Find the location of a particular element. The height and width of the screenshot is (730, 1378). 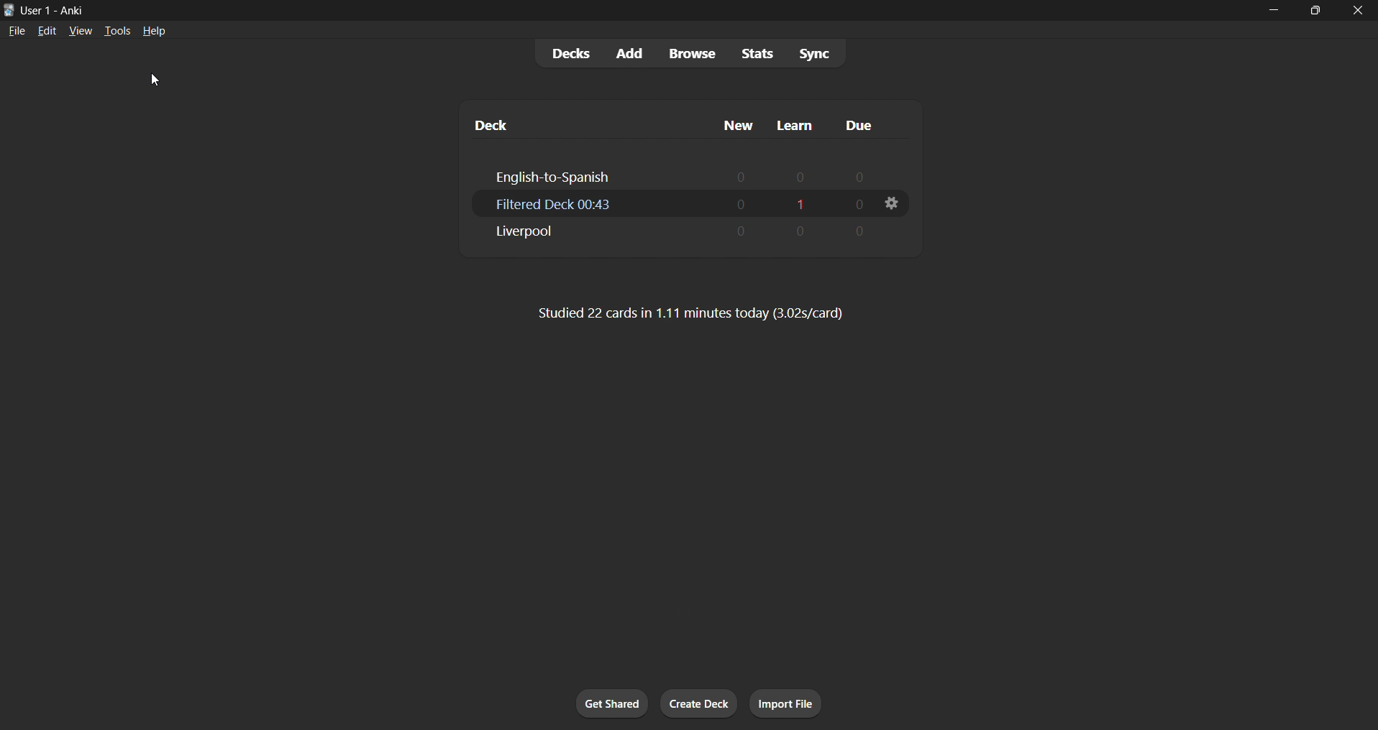

stats is located at coordinates (753, 53).